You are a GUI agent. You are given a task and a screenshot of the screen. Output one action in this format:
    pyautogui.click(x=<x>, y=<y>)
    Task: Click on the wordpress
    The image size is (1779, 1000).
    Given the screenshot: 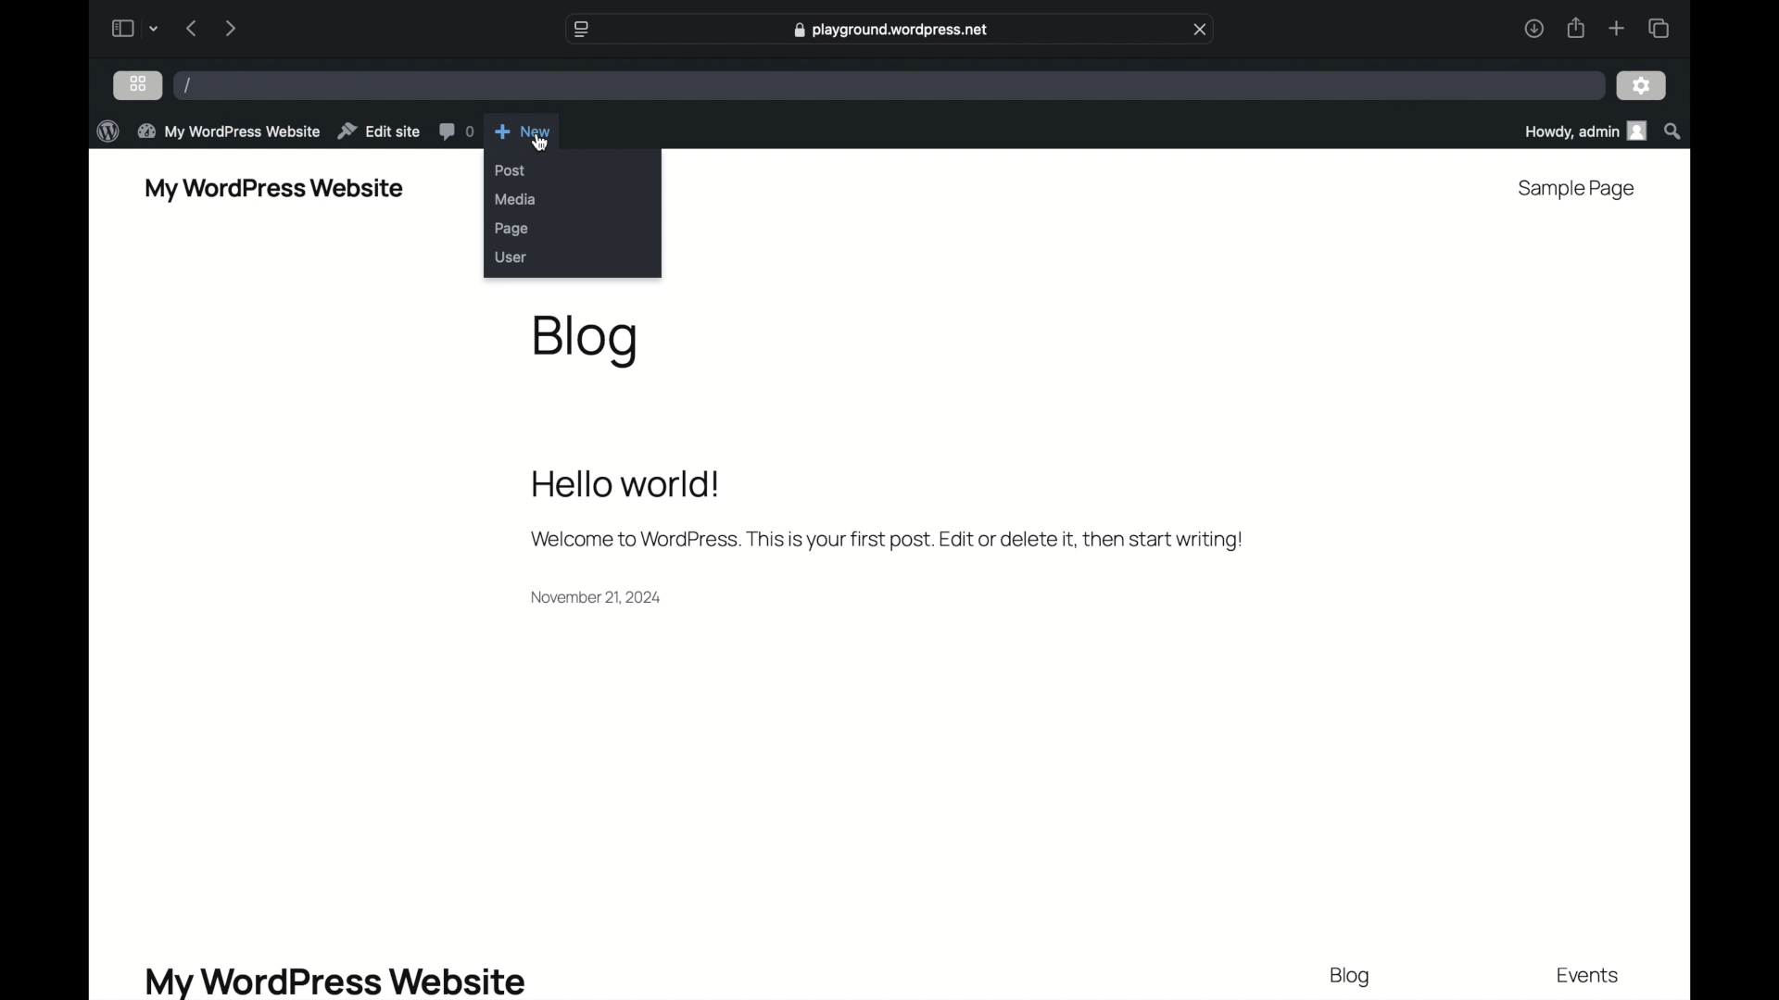 What is the action you would take?
    pyautogui.click(x=107, y=132)
    